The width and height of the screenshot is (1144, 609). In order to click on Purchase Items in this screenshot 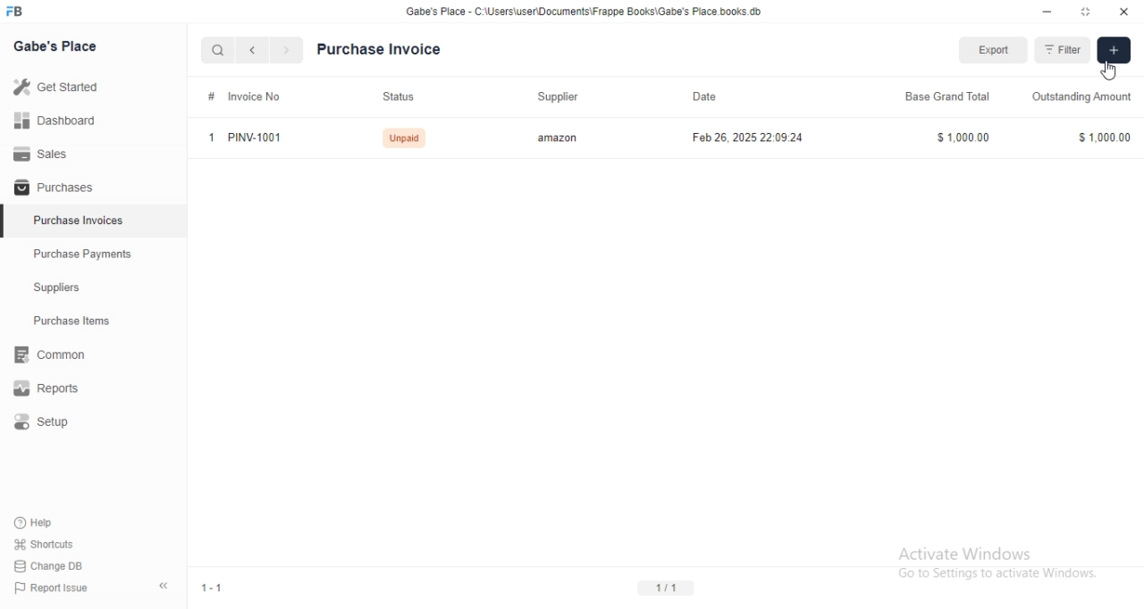, I will do `click(94, 321)`.